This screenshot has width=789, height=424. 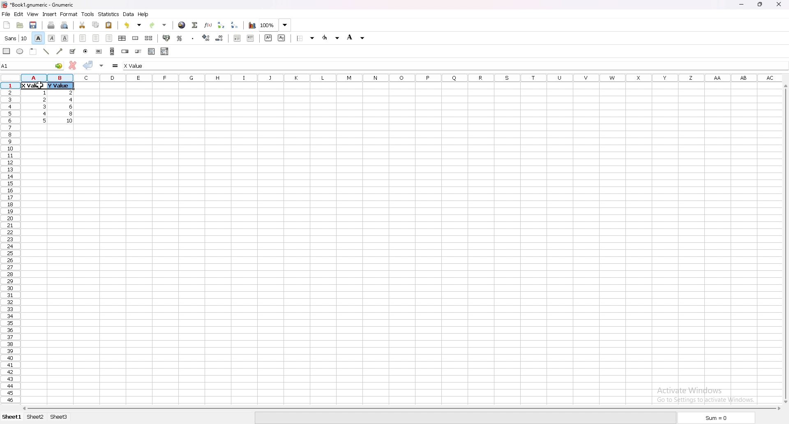 What do you see at coordinates (73, 100) in the screenshot?
I see `value` at bounding box center [73, 100].